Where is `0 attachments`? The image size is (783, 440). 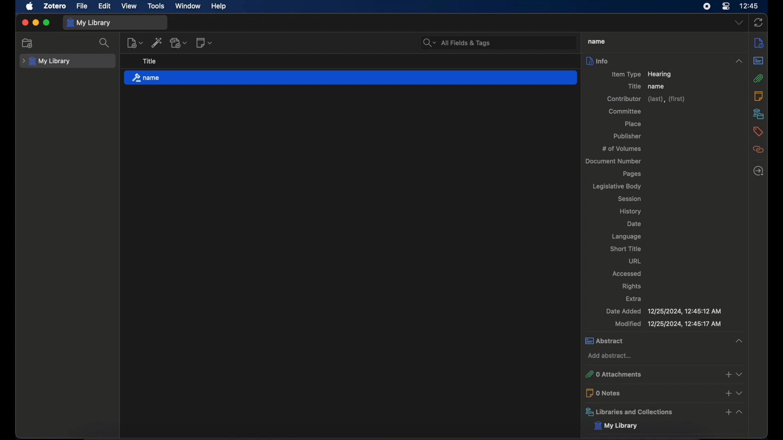 0 attachments is located at coordinates (663, 375).